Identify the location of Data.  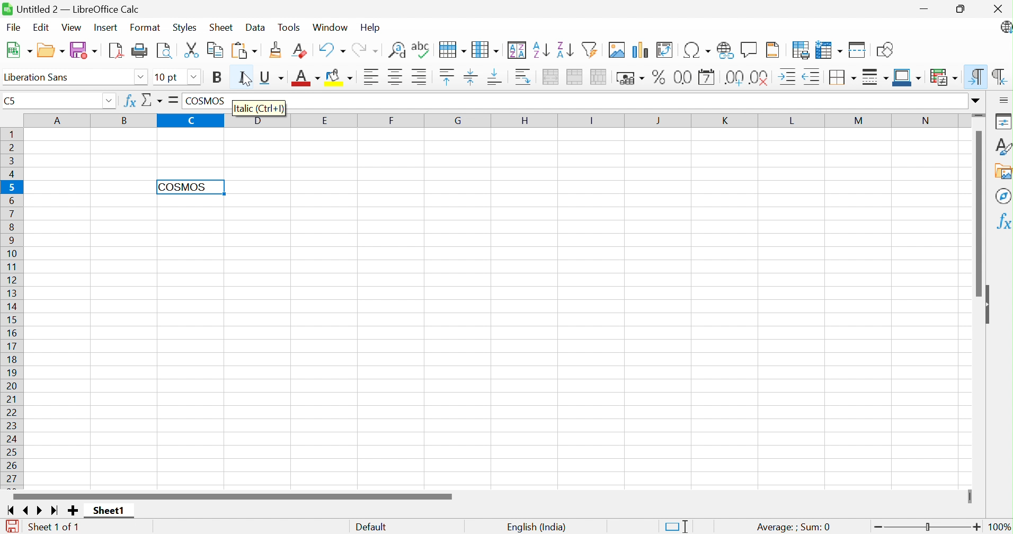
(255, 27).